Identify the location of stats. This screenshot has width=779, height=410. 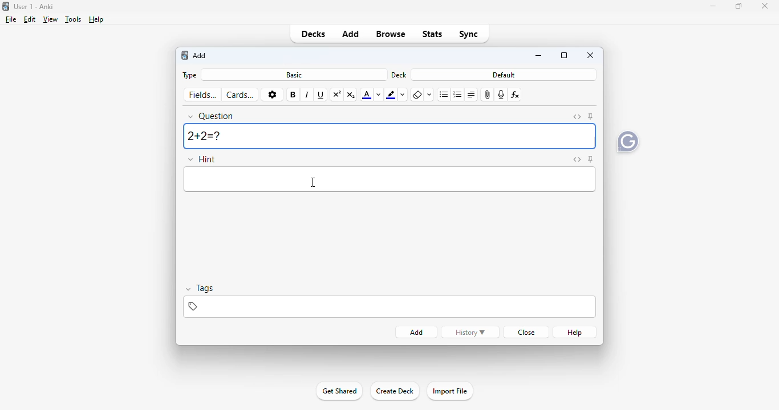
(432, 34).